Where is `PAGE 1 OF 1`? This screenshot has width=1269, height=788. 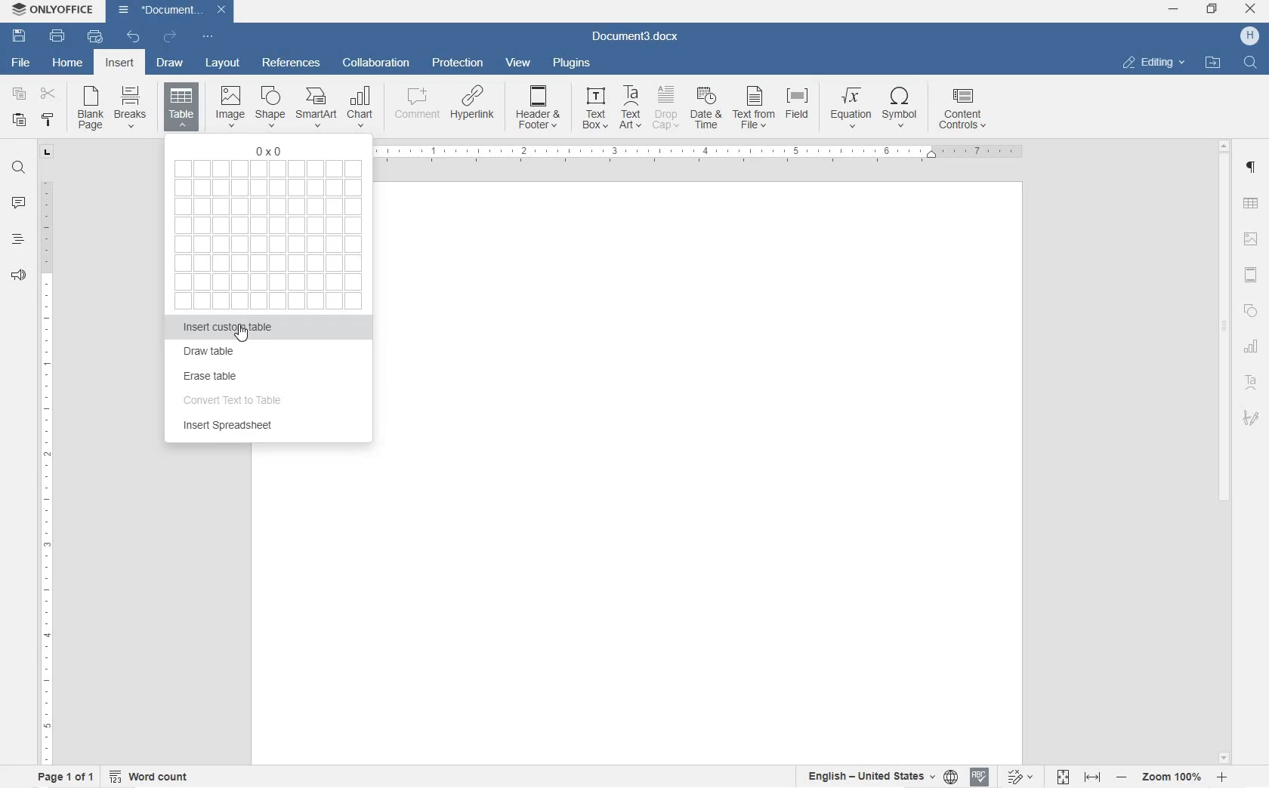 PAGE 1 OF 1 is located at coordinates (62, 777).